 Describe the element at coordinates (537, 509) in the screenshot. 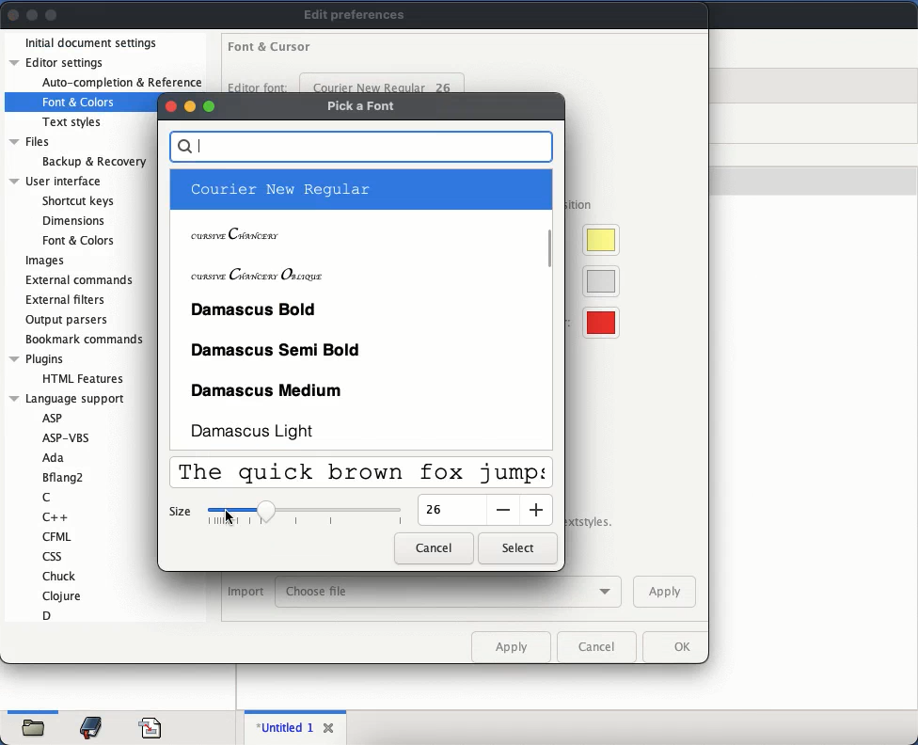

I see `increase` at that location.